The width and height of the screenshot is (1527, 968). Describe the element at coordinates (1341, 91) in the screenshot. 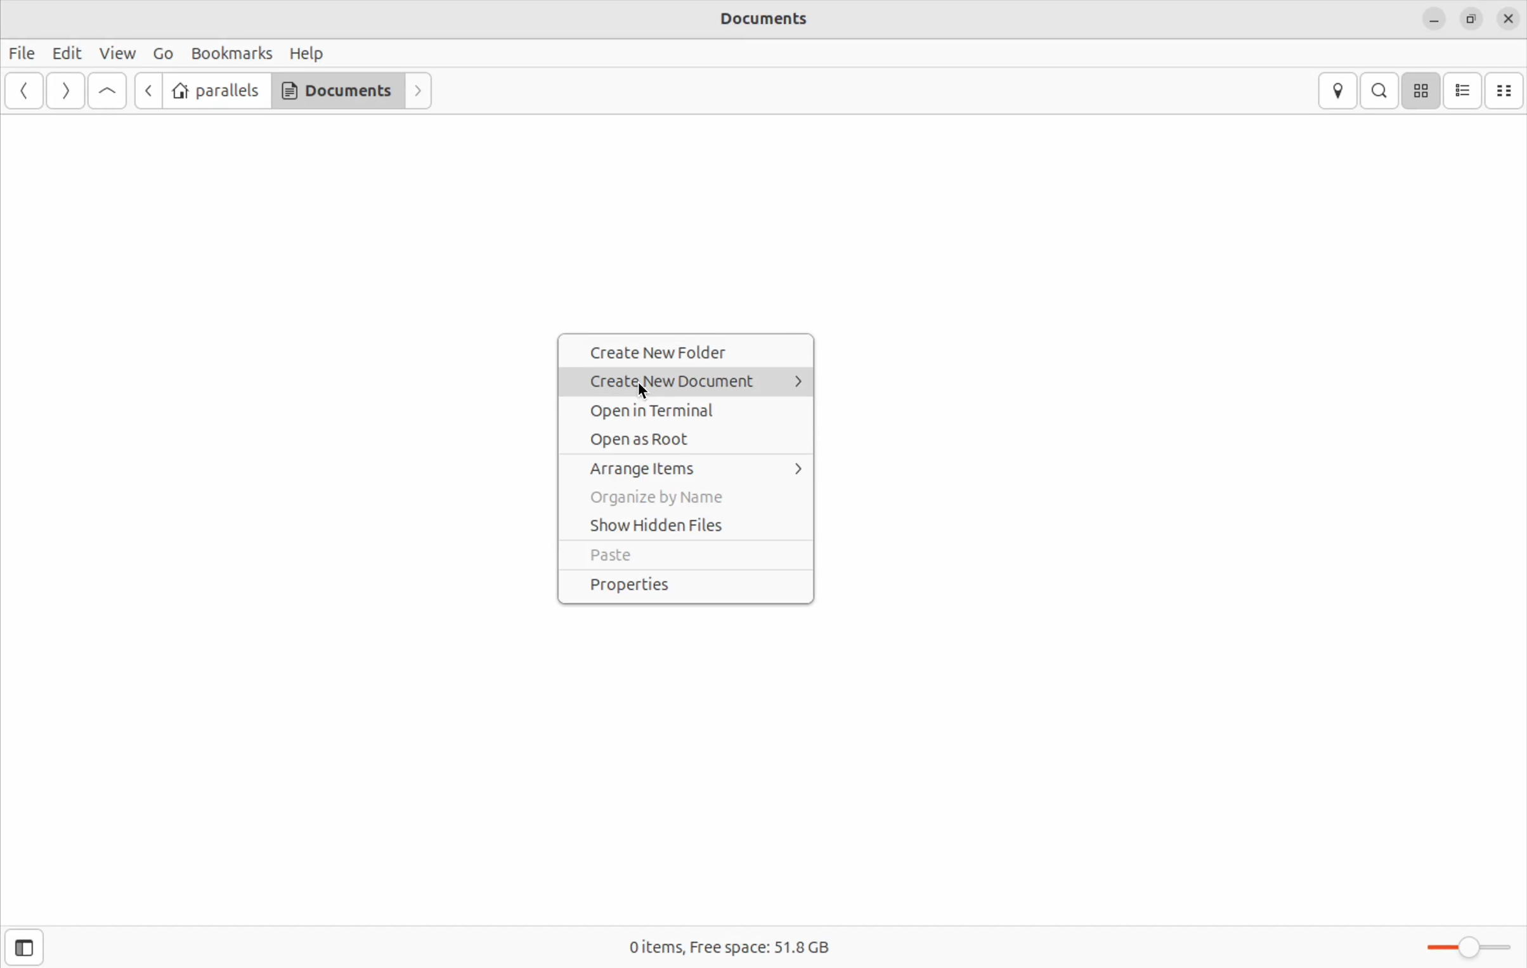

I see `locations` at that location.